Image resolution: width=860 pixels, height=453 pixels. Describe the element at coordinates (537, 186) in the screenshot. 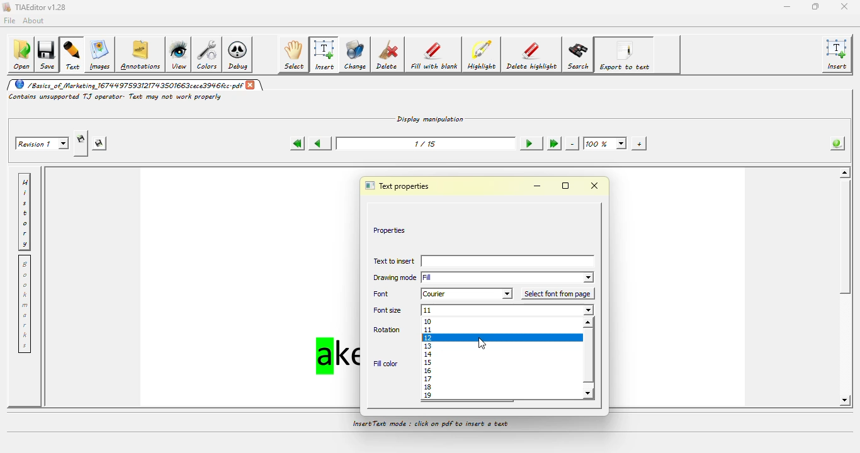

I see `minimize` at that location.